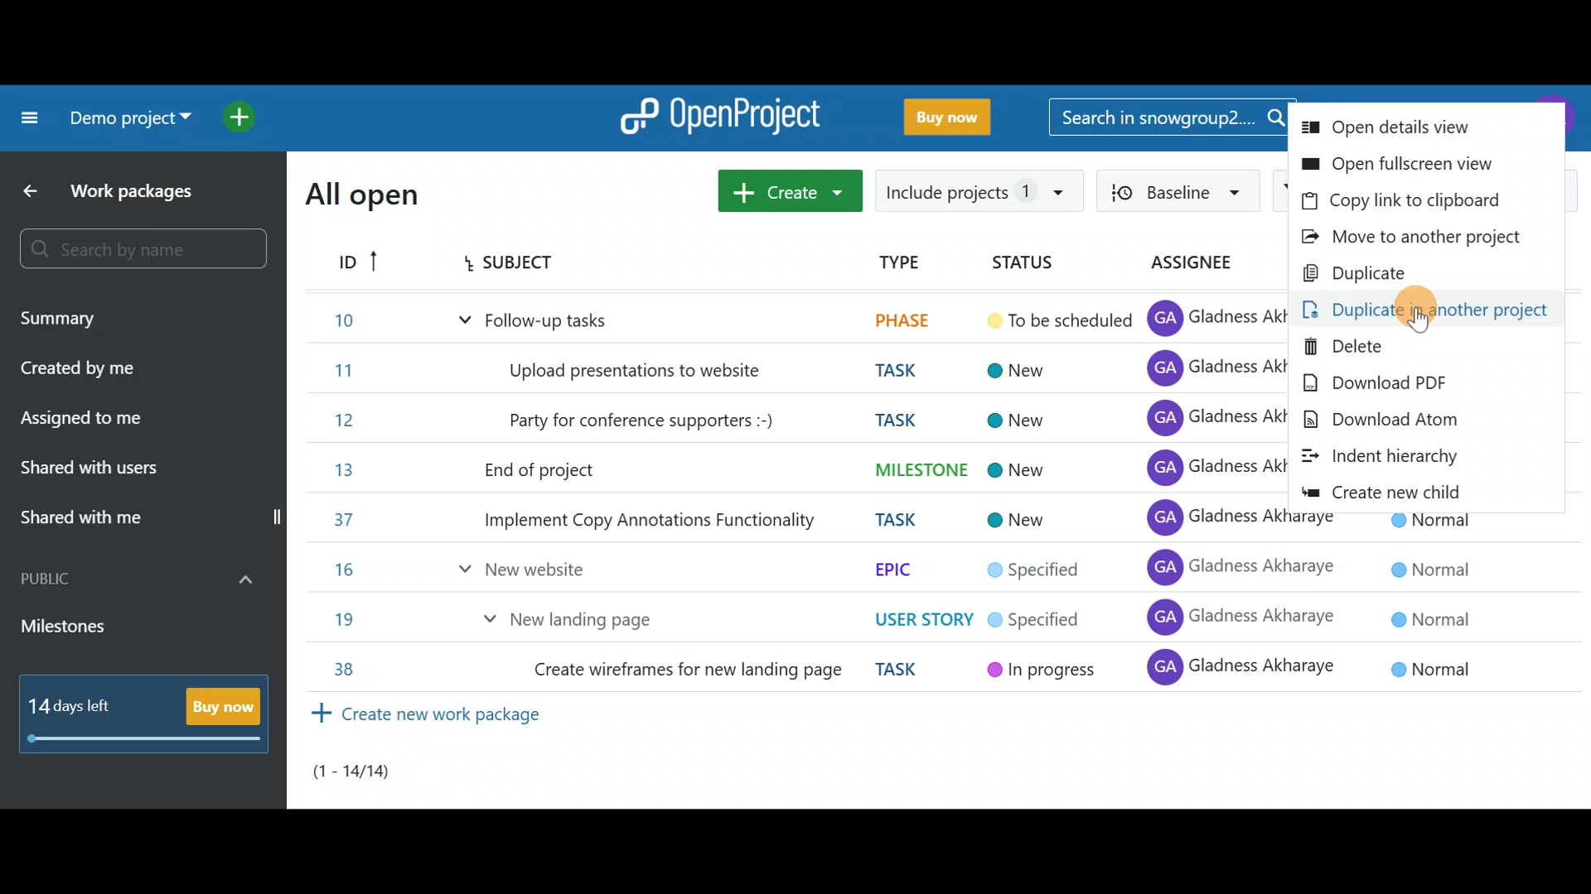 The width and height of the screenshot is (1591, 894). Describe the element at coordinates (1406, 455) in the screenshot. I see `Indent hierarchy` at that location.